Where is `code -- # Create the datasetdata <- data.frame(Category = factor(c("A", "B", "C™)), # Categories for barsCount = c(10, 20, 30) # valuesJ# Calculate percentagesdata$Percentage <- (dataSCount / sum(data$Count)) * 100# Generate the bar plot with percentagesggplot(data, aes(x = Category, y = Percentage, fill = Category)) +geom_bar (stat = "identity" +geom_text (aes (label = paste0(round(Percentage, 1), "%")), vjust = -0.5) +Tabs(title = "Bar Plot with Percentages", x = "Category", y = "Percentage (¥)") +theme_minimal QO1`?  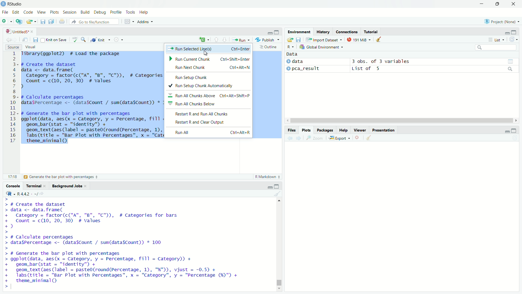 code -- # Create the datasetdata <- data.frame(Category = factor(c("A", "B", "C™)), # Categories for barsCount = c(10, 20, 30) # valuesJ# Calculate percentagesdata$Percentage <- (dataSCount / sum(data$Count)) * 100# Generate the bar plot with percentagesggplot(data, aes(x = Category, y = Percentage, fill = Category)) +geom_bar (stat = "identity" +geom_text (aes (label = paste0(round(Percentage, 1), "%")), vjust = -0.5) +Tabs(title = "Bar Plot with Percentages", x = "Category", y = "Percentage (¥)") +theme_minimal QO1 is located at coordinates (127, 244).